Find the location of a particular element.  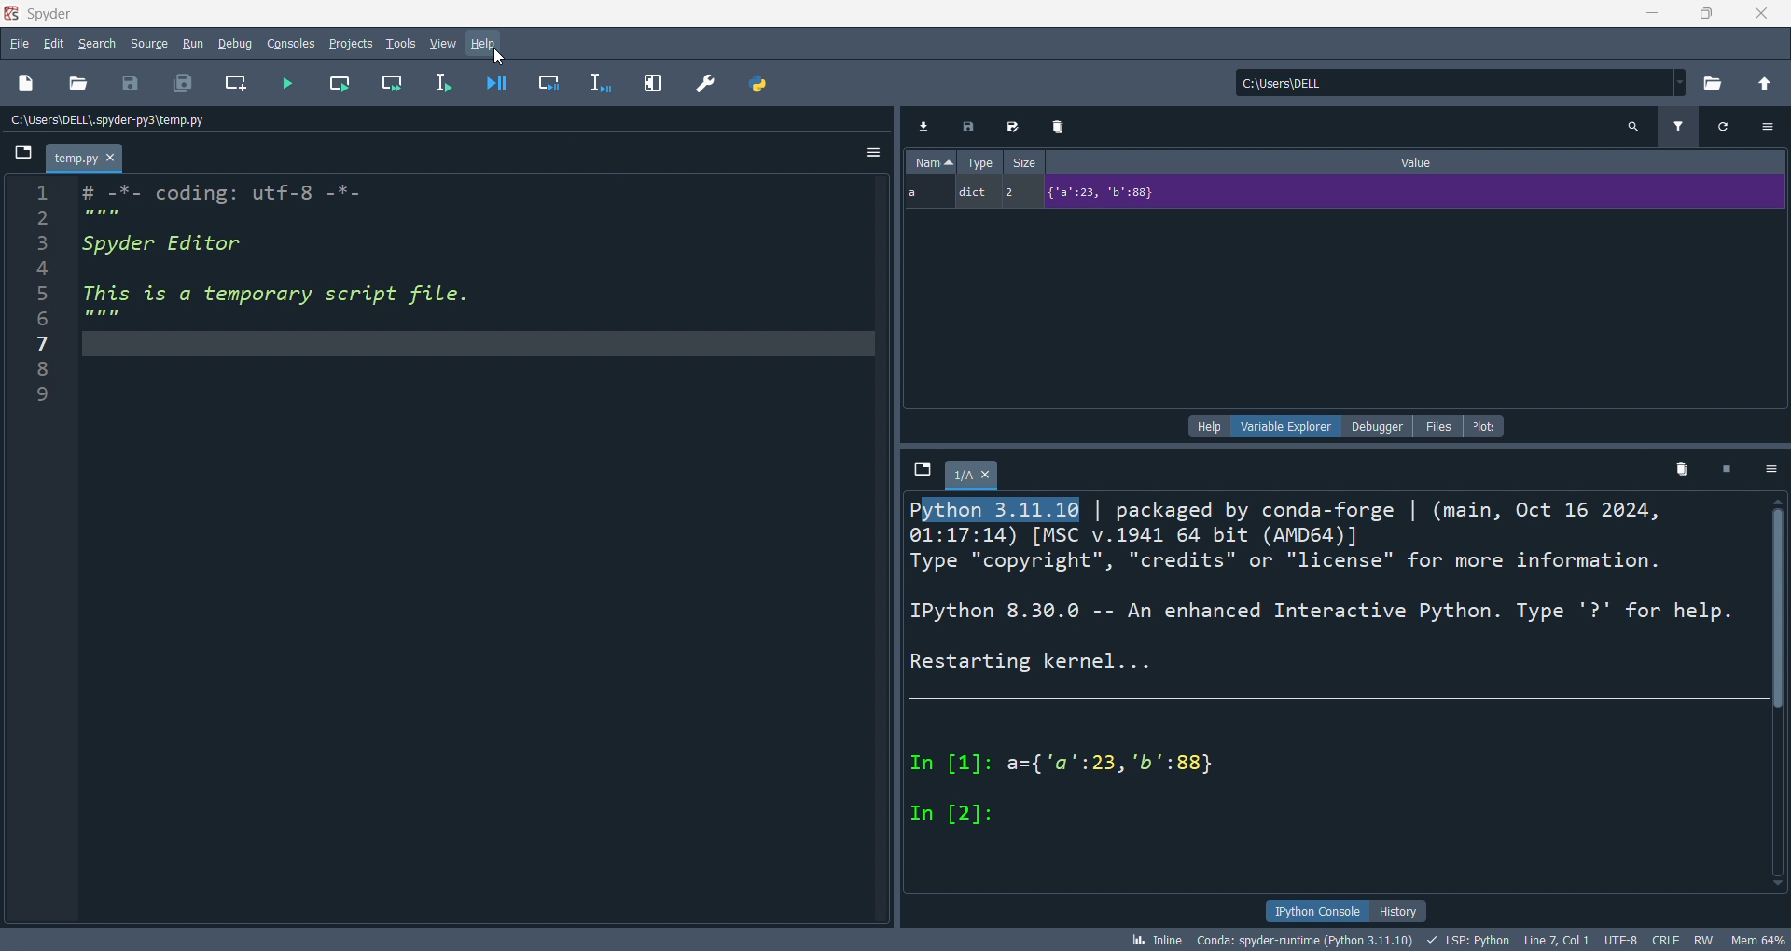

run is located at coordinates (192, 45).